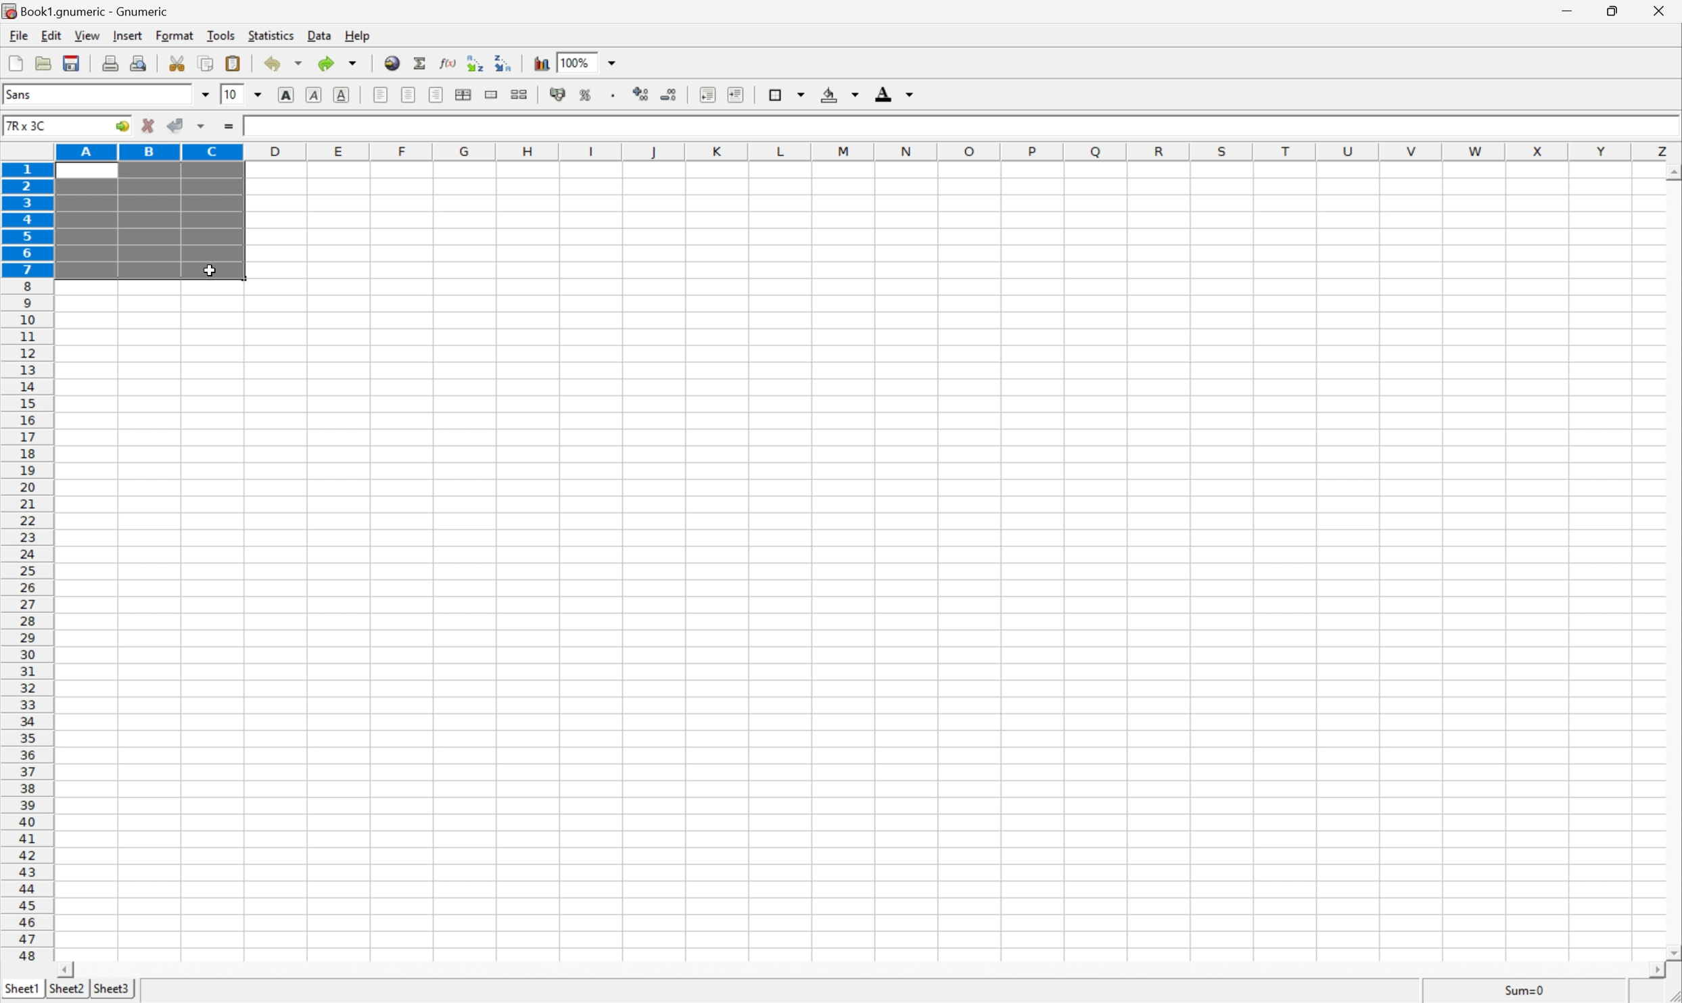  What do you see at coordinates (1671, 174) in the screenshot?
I see `scroll up` at bounding box center [1671, 174].